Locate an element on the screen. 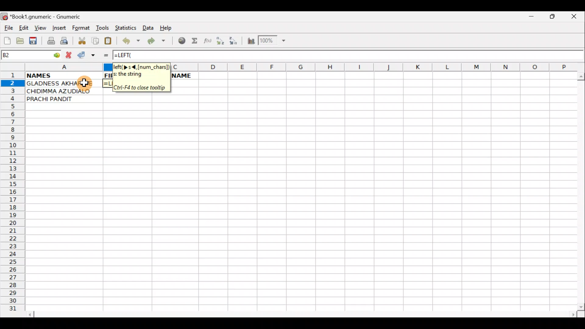 The image size is (585, 329). Insert is located at coordinates (59, 28).